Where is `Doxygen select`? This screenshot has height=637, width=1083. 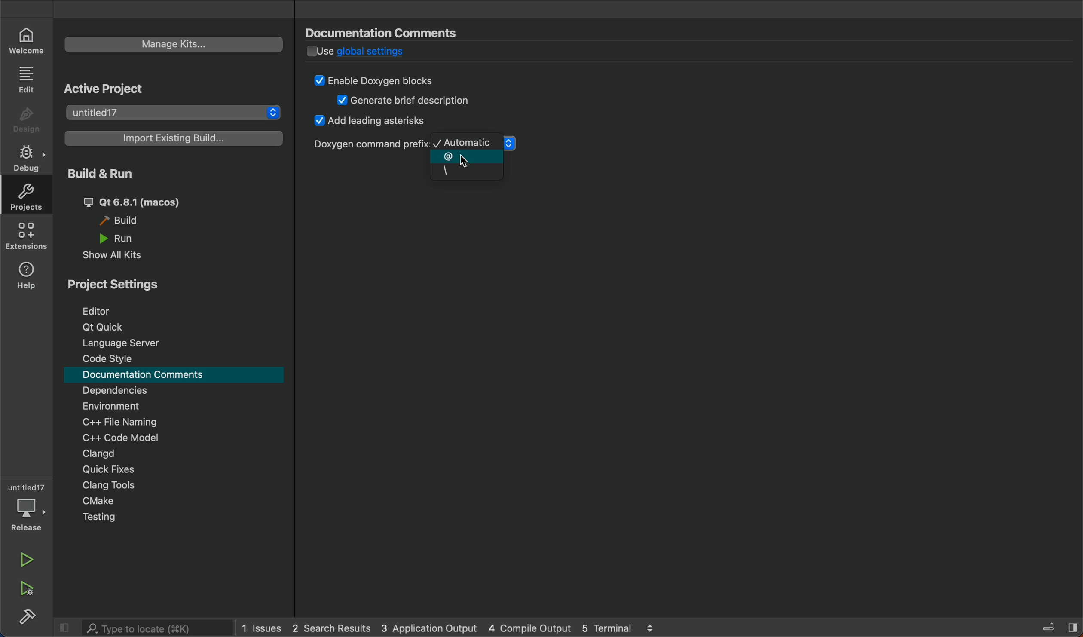
Doxygen select is located at coordinates (368, 144).